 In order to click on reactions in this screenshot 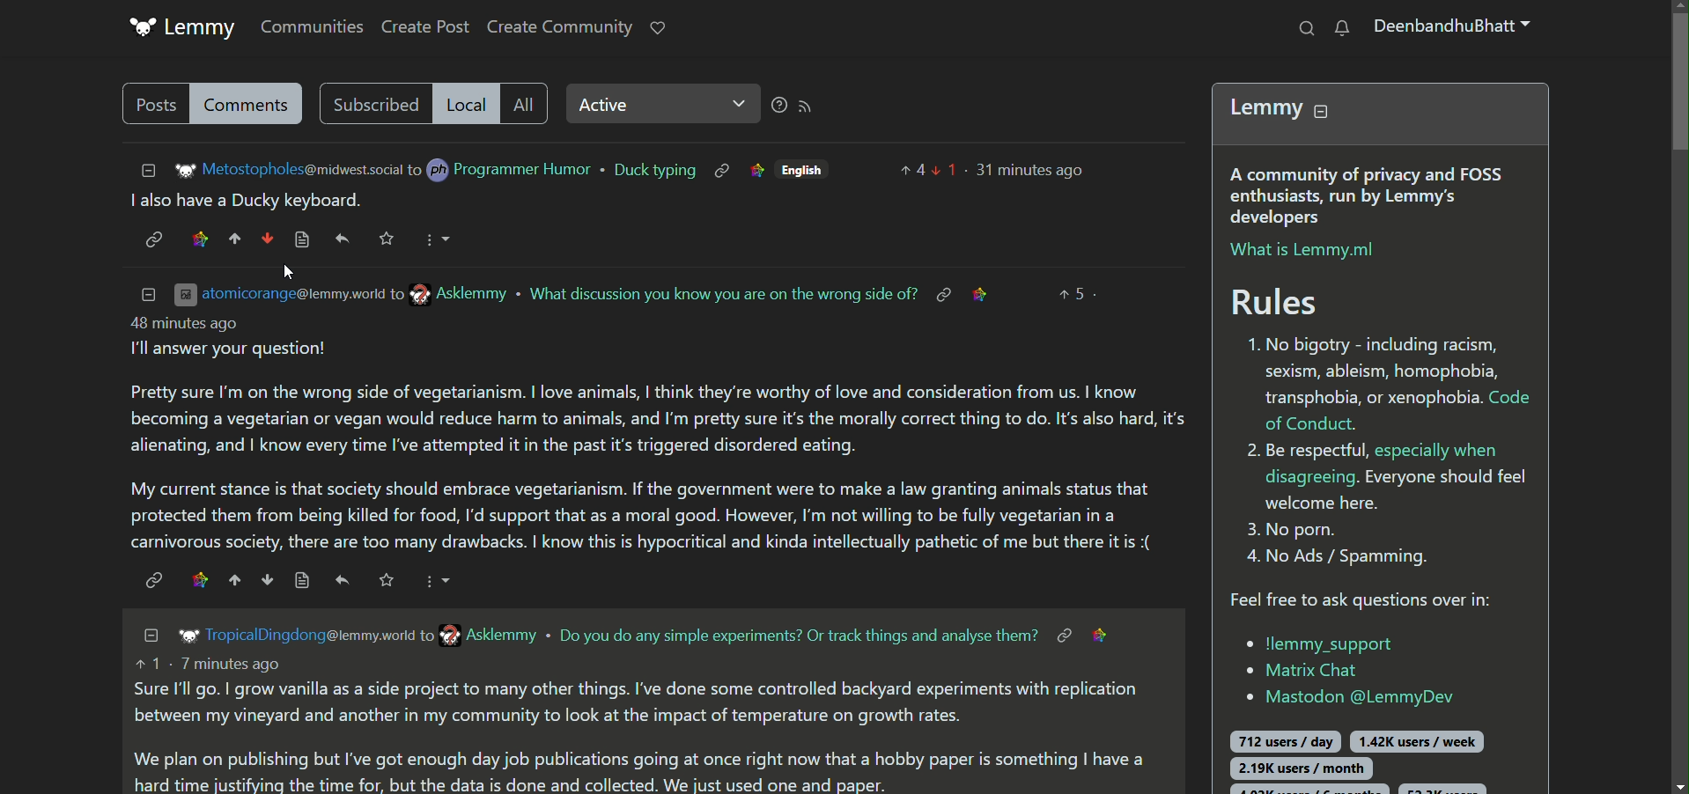, I will do `click(1077, 292)`.